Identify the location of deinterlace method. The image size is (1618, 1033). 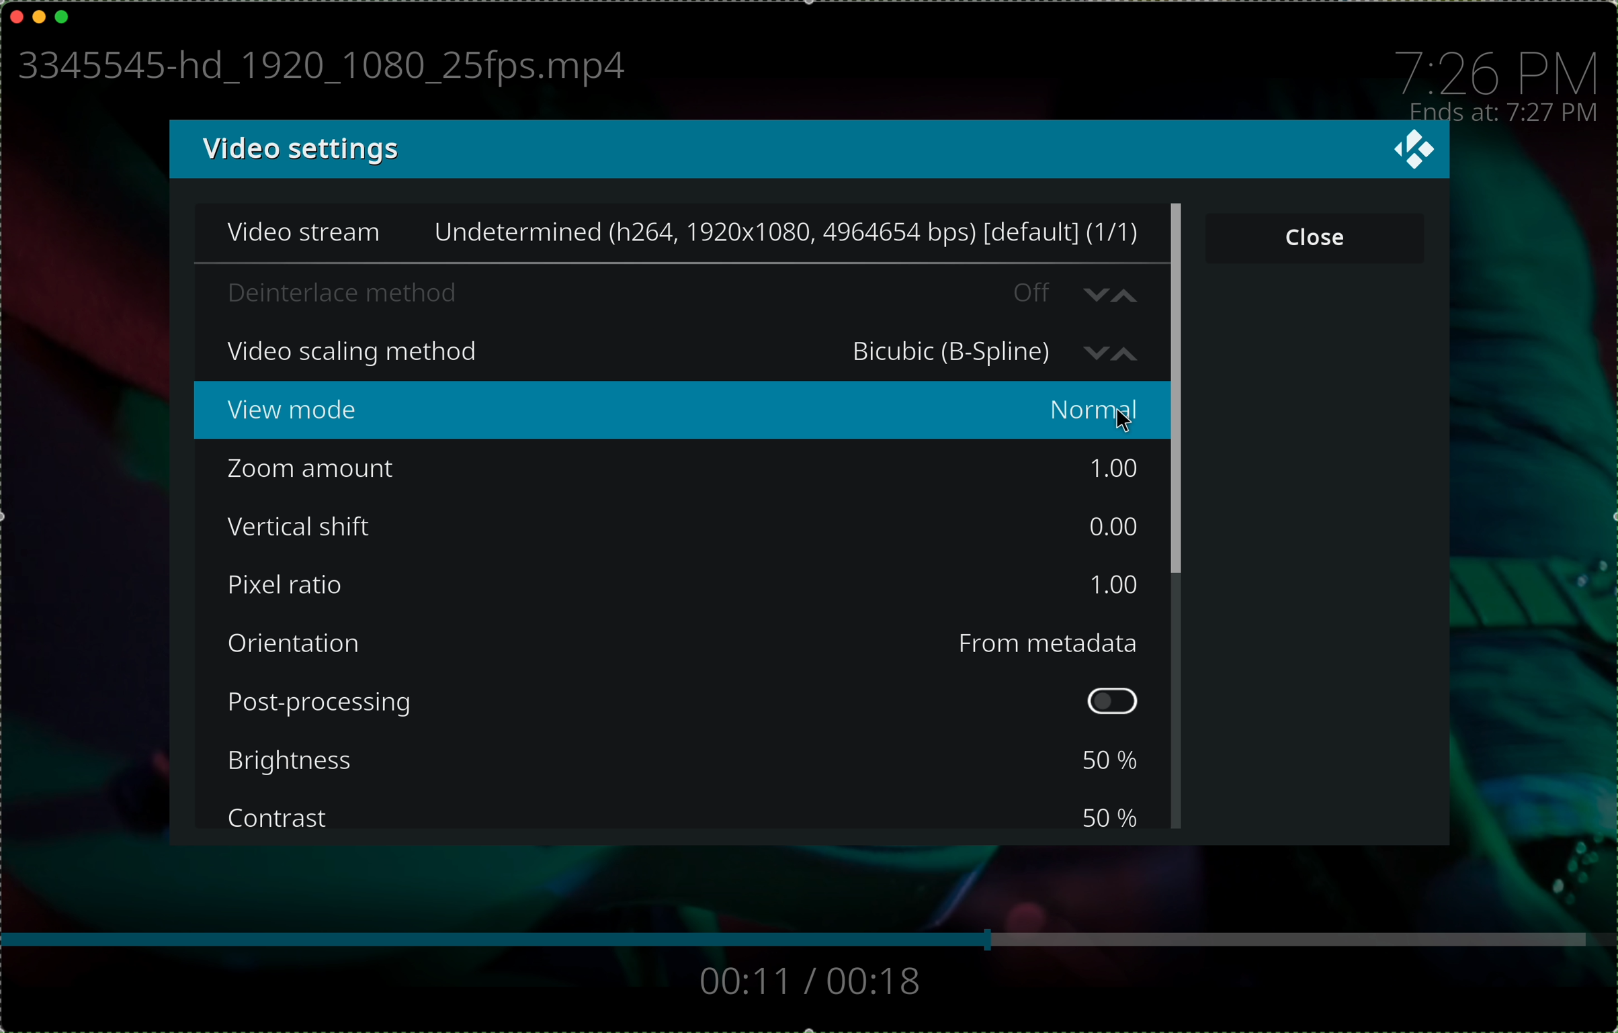
(669, 294).